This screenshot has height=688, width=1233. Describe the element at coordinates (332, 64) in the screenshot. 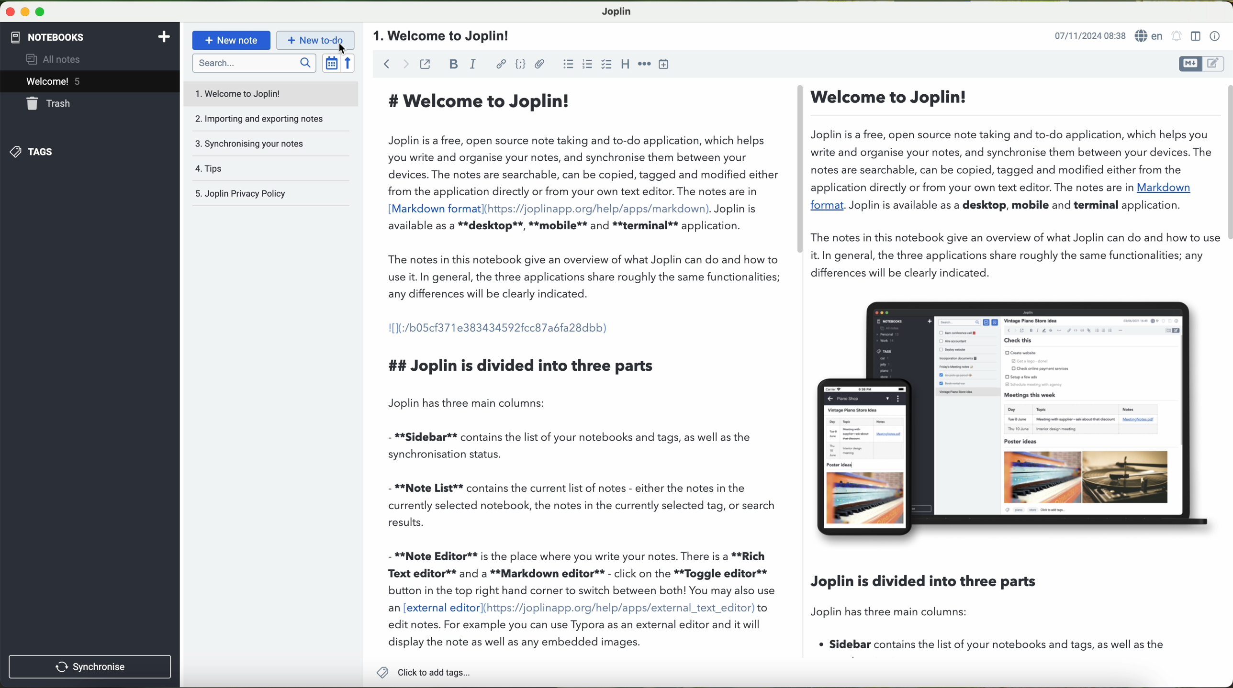

I see `toggle sort order field` at that location.